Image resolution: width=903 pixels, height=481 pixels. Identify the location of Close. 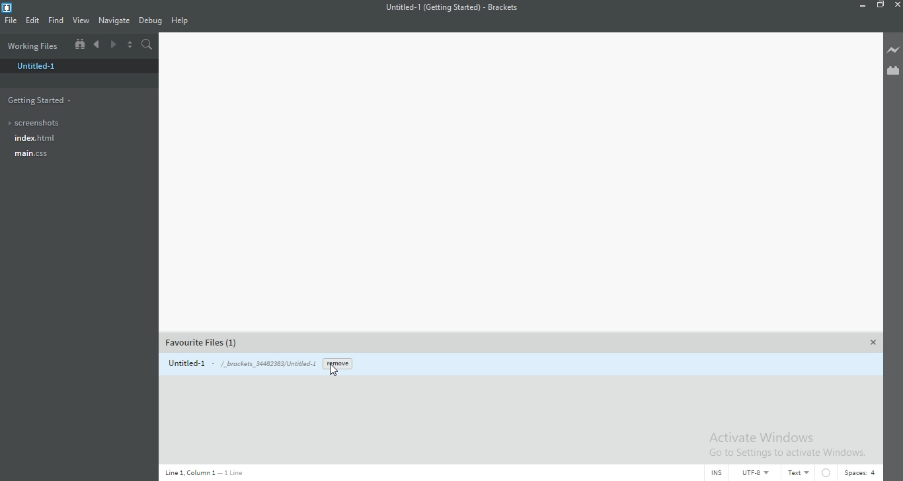
(875, 342).